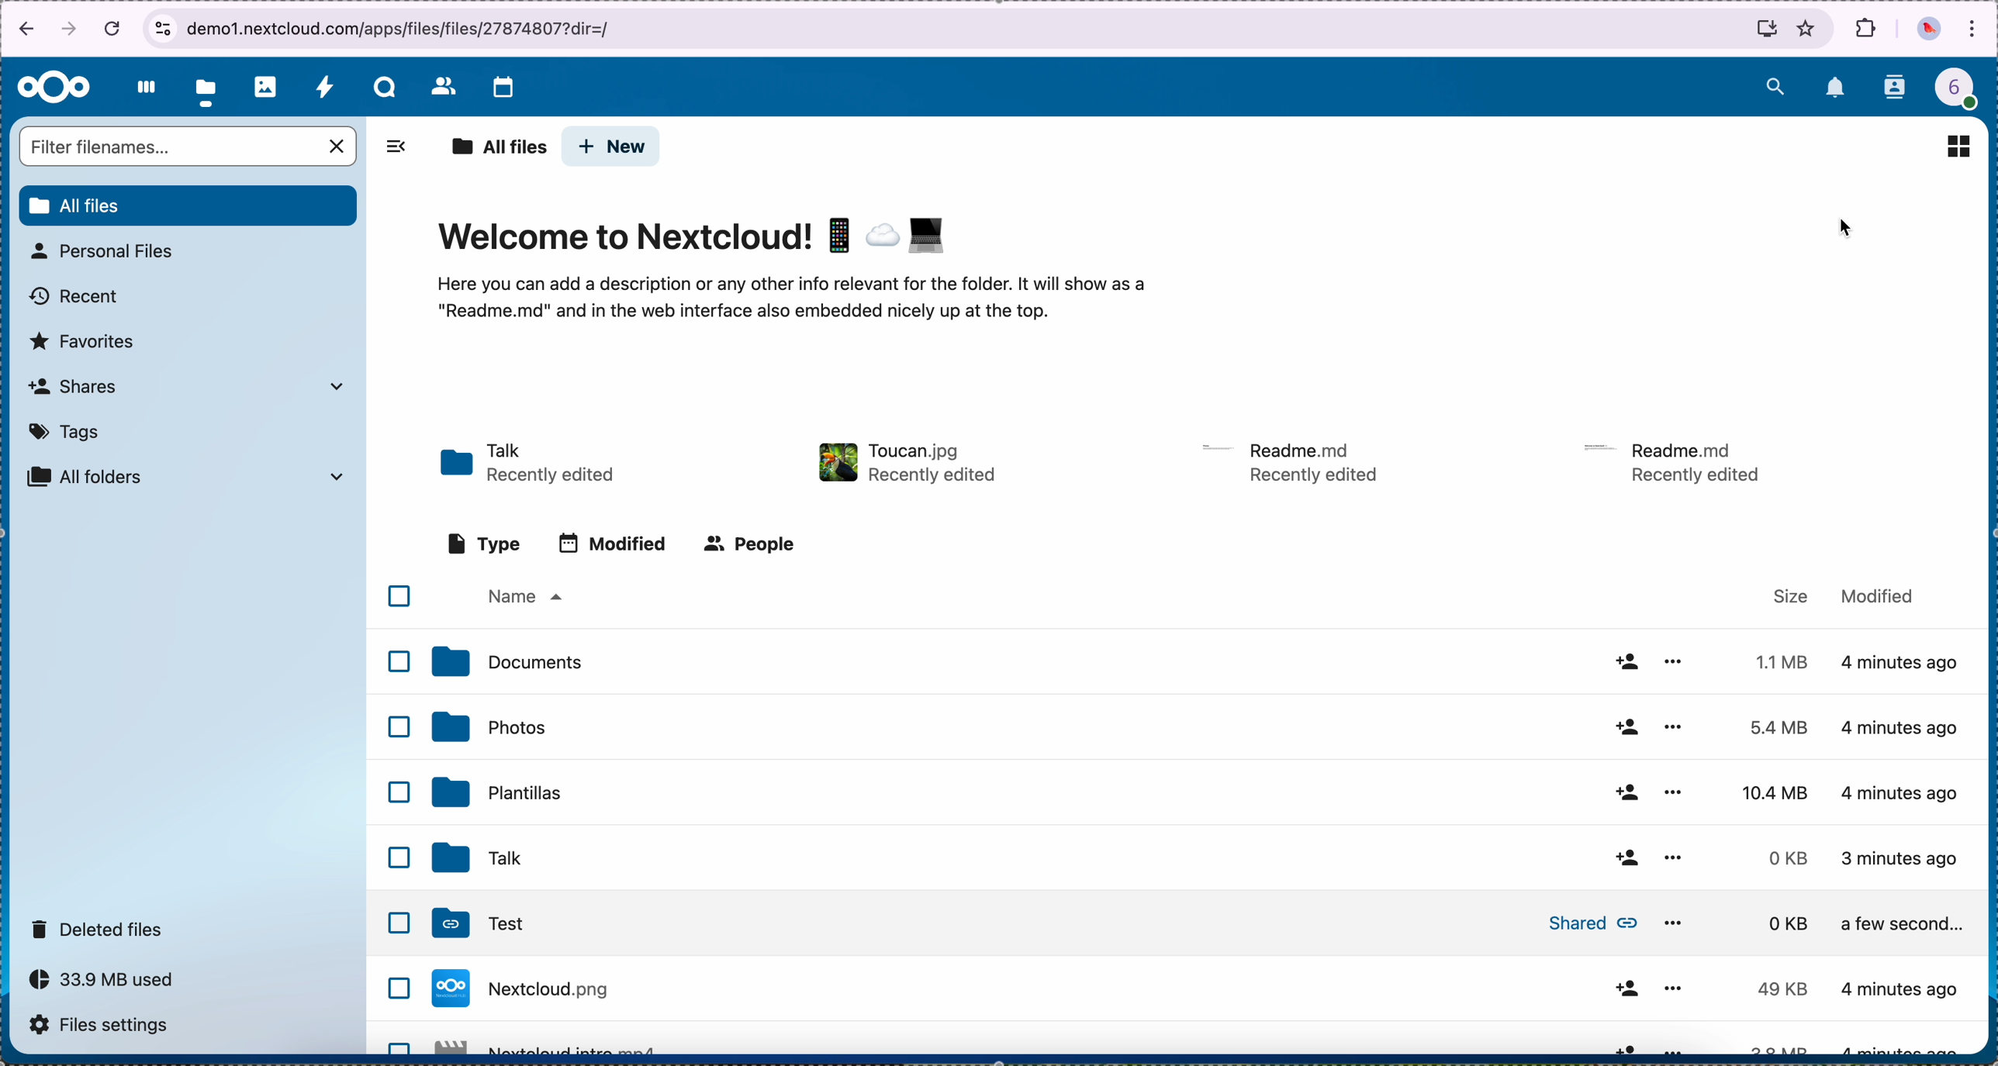  What do you see at coordinates (1624, 661) in the screenshot?
I see `share` at bounding box center [1624, 661].